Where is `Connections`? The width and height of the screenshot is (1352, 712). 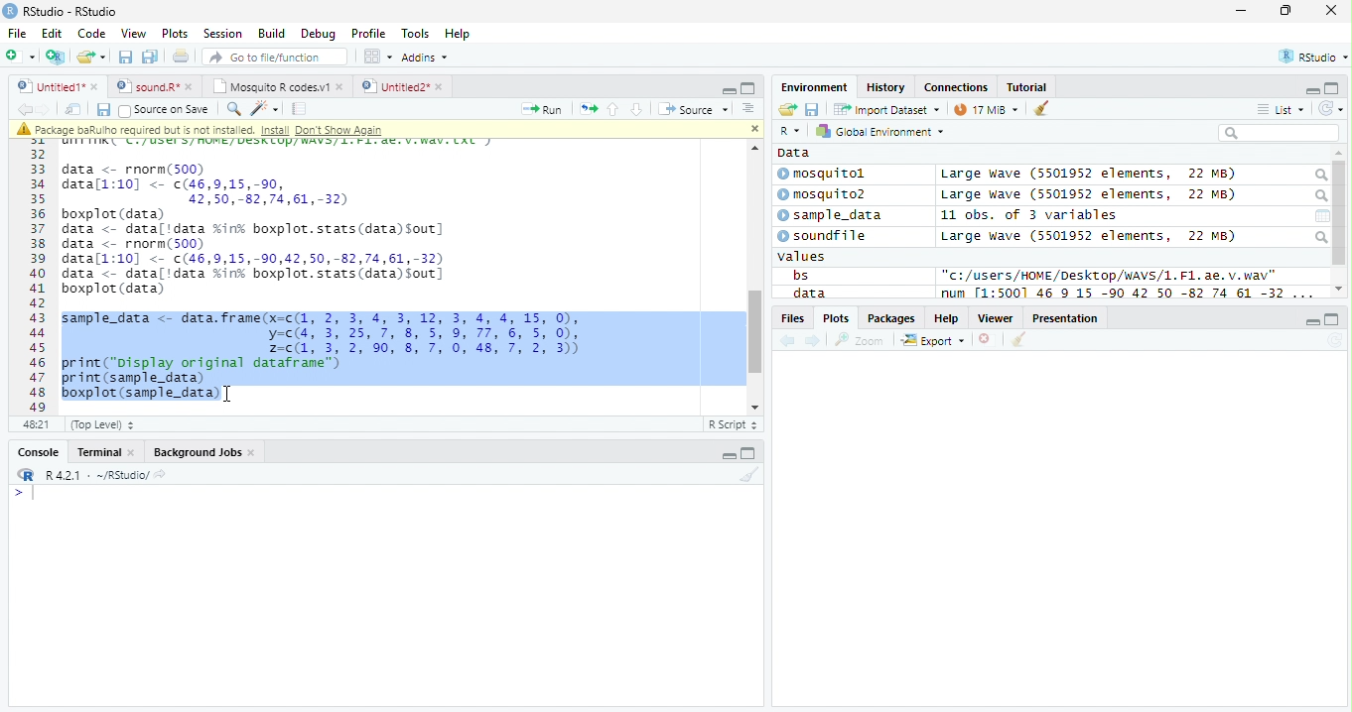
Connections is located at coordinates (957, 86).